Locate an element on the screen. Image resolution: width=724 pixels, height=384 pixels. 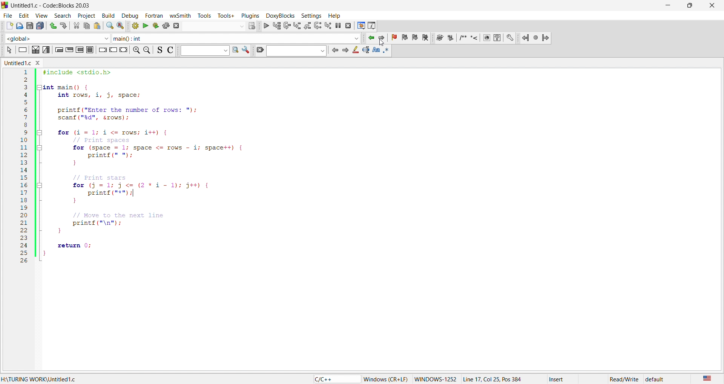
redo is located at coordinates (63, 26).